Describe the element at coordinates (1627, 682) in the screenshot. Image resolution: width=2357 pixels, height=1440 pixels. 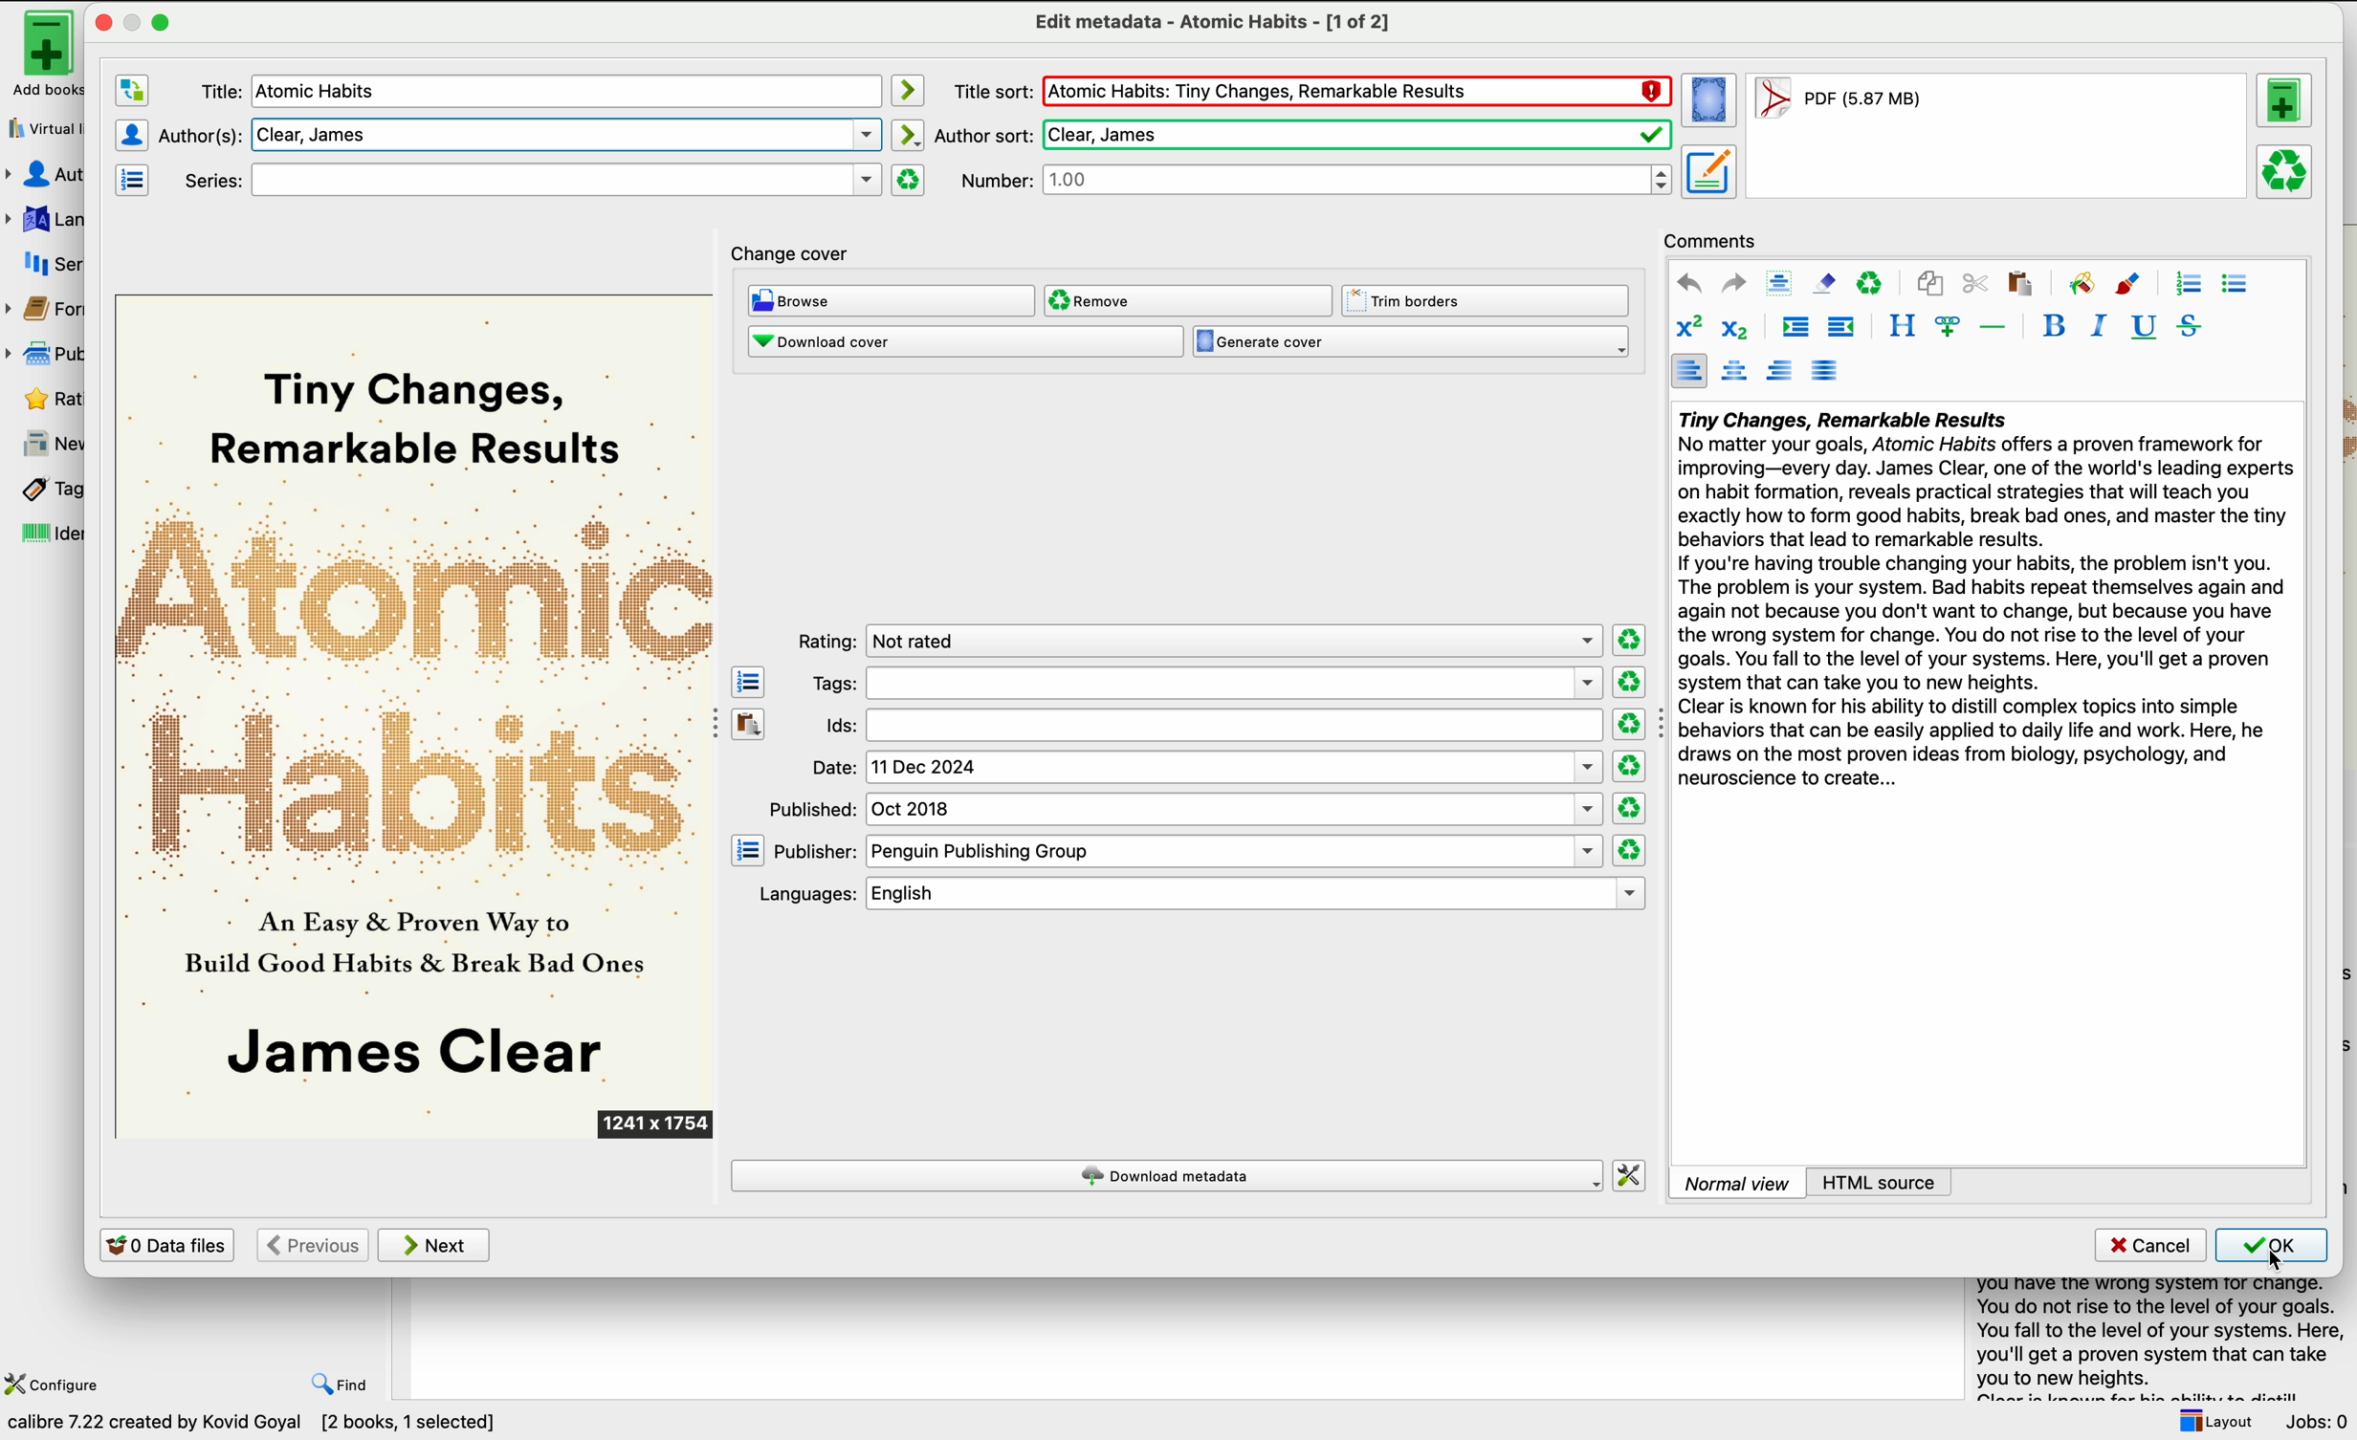
I see `clear rating` at that location.